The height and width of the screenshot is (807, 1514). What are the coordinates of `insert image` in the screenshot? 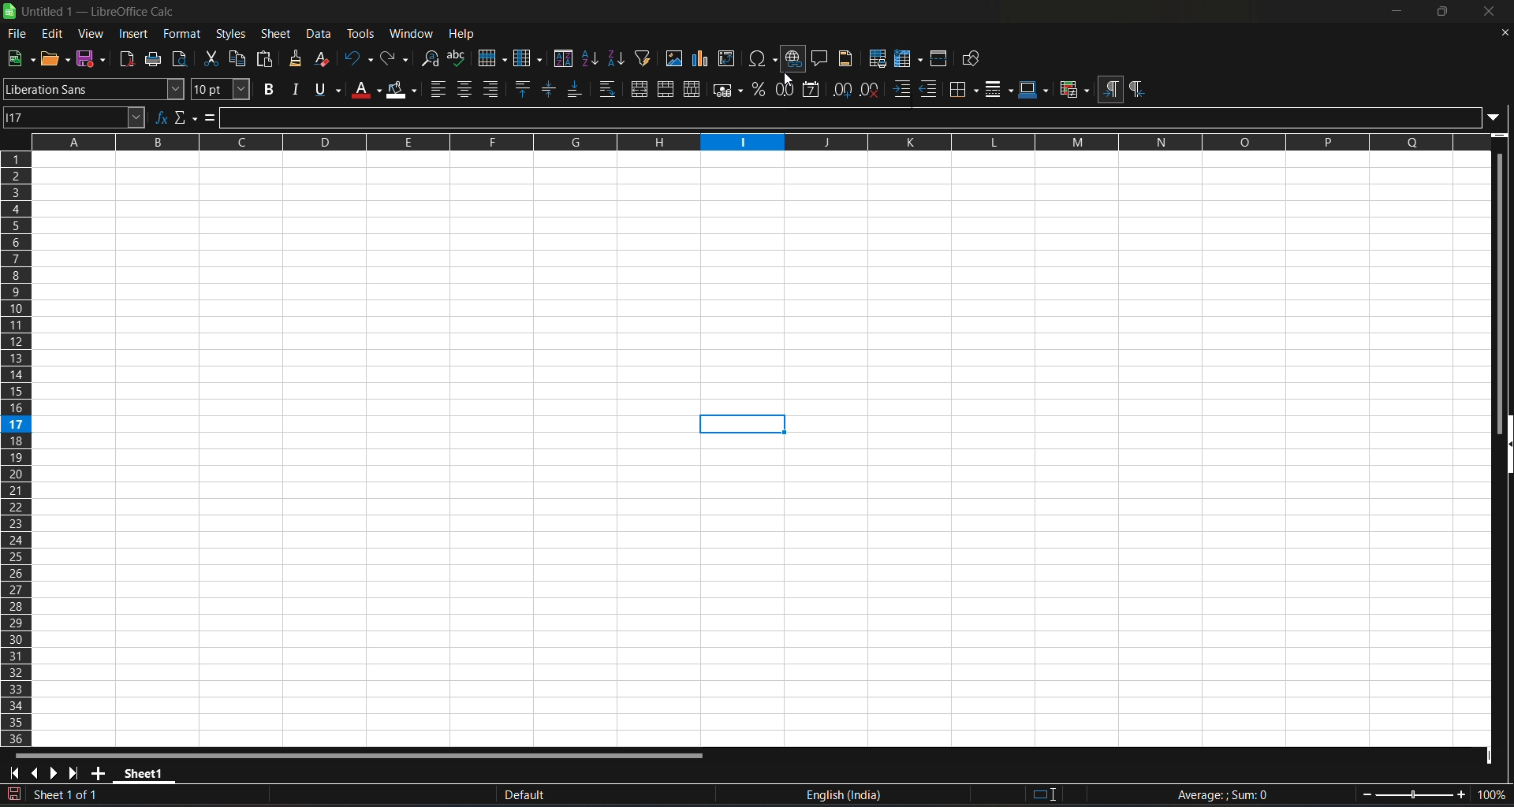 It's located at (675, 58).